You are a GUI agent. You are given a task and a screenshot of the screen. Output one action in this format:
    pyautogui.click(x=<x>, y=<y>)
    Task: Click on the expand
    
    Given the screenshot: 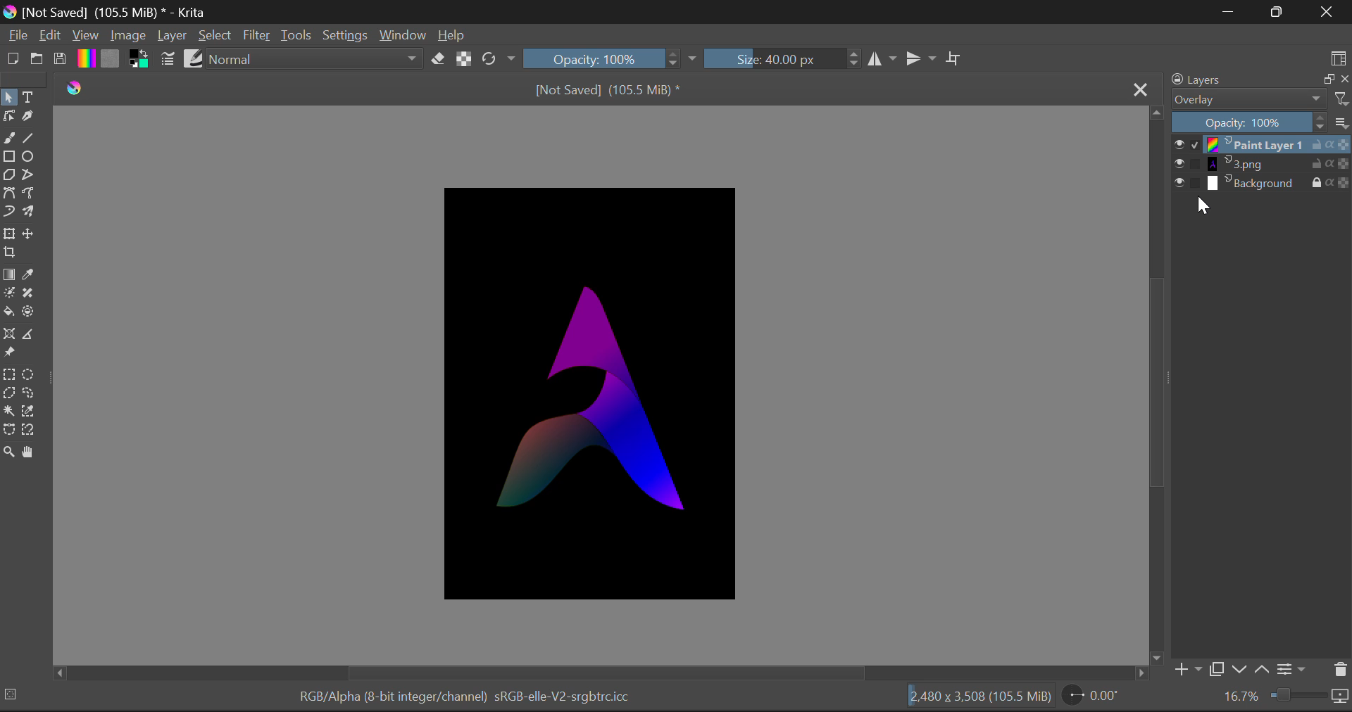 What is the action you would take?
    pyautogui.click(x=692, y=60)
    